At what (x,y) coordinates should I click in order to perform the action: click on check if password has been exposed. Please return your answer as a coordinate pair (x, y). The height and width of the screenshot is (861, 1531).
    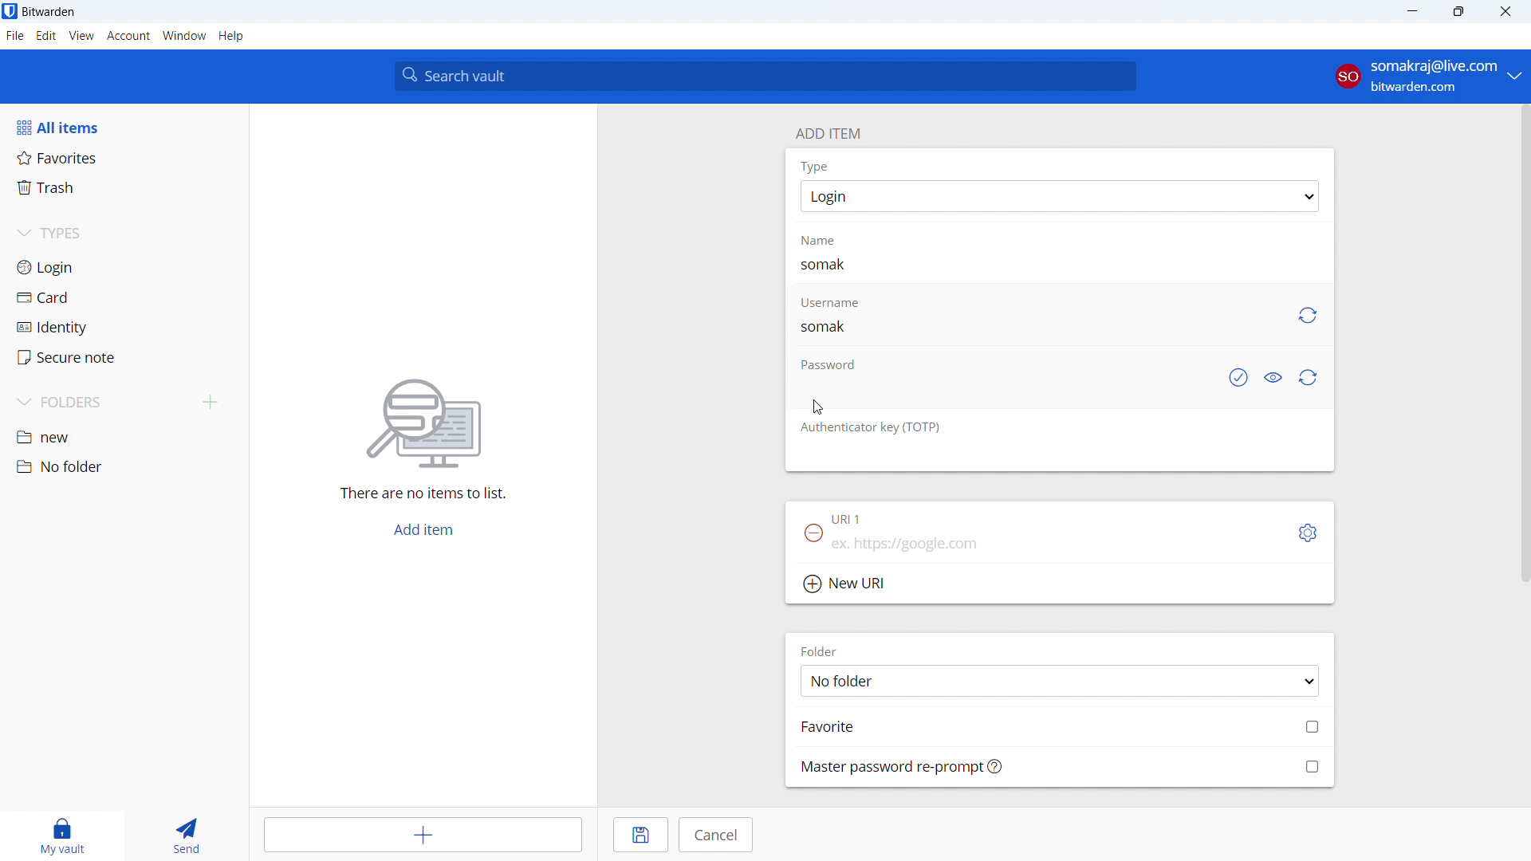
    Looking at the image, I should click on (1237, 379).